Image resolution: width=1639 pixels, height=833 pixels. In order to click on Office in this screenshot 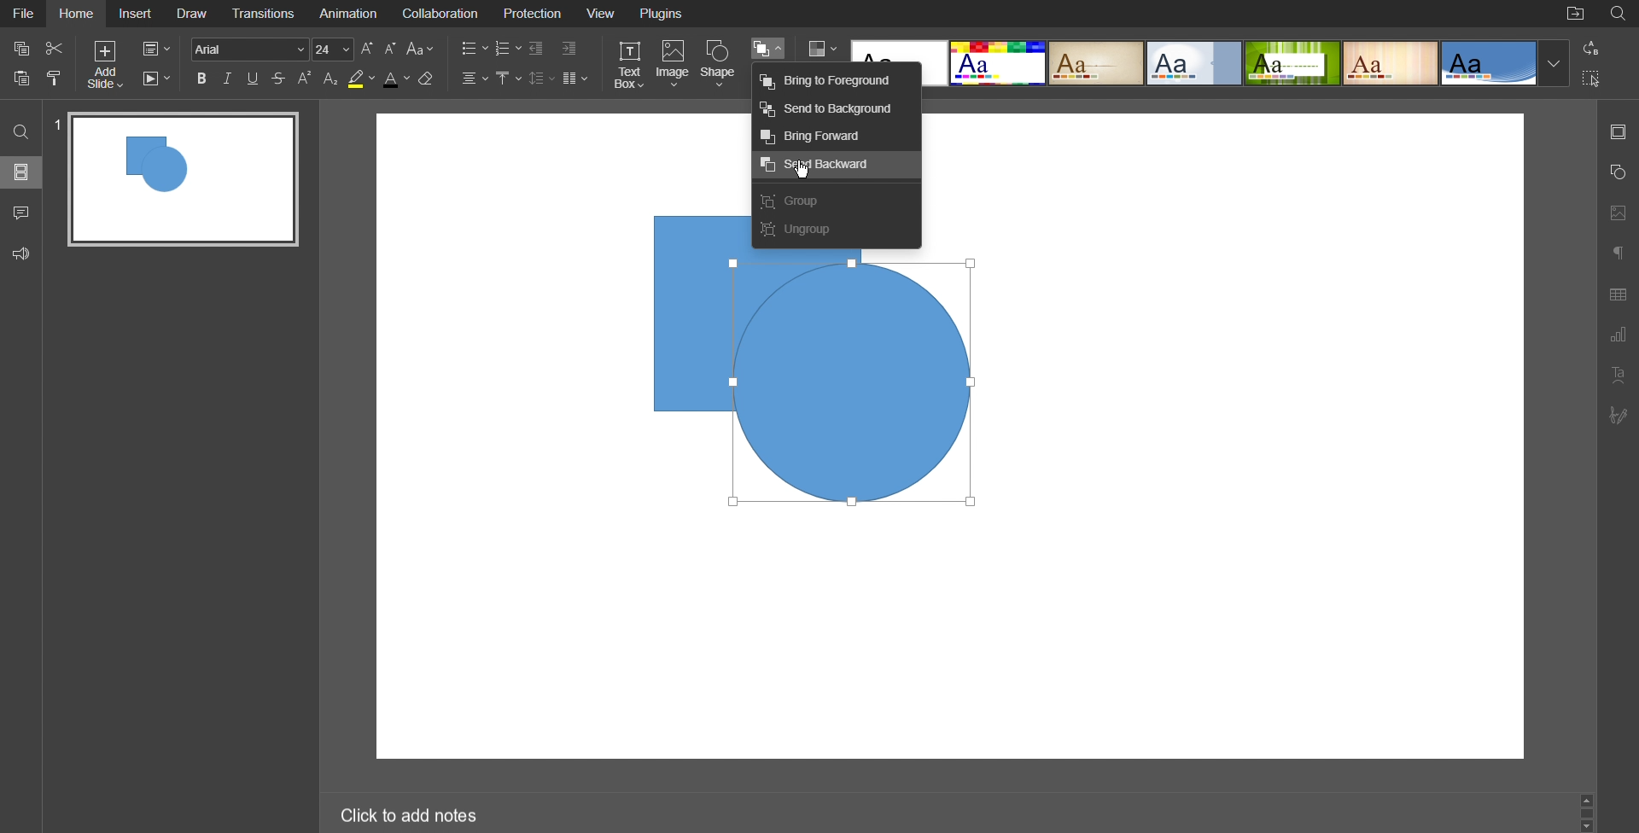, I will do `click(1490, 63)`.